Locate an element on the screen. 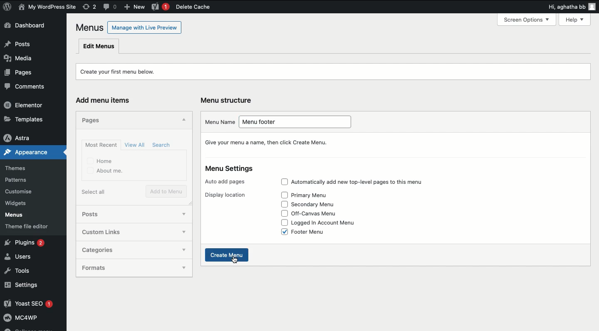 The height and width of the screenshot is (331, 599). New is located at coordinates (136, 7).